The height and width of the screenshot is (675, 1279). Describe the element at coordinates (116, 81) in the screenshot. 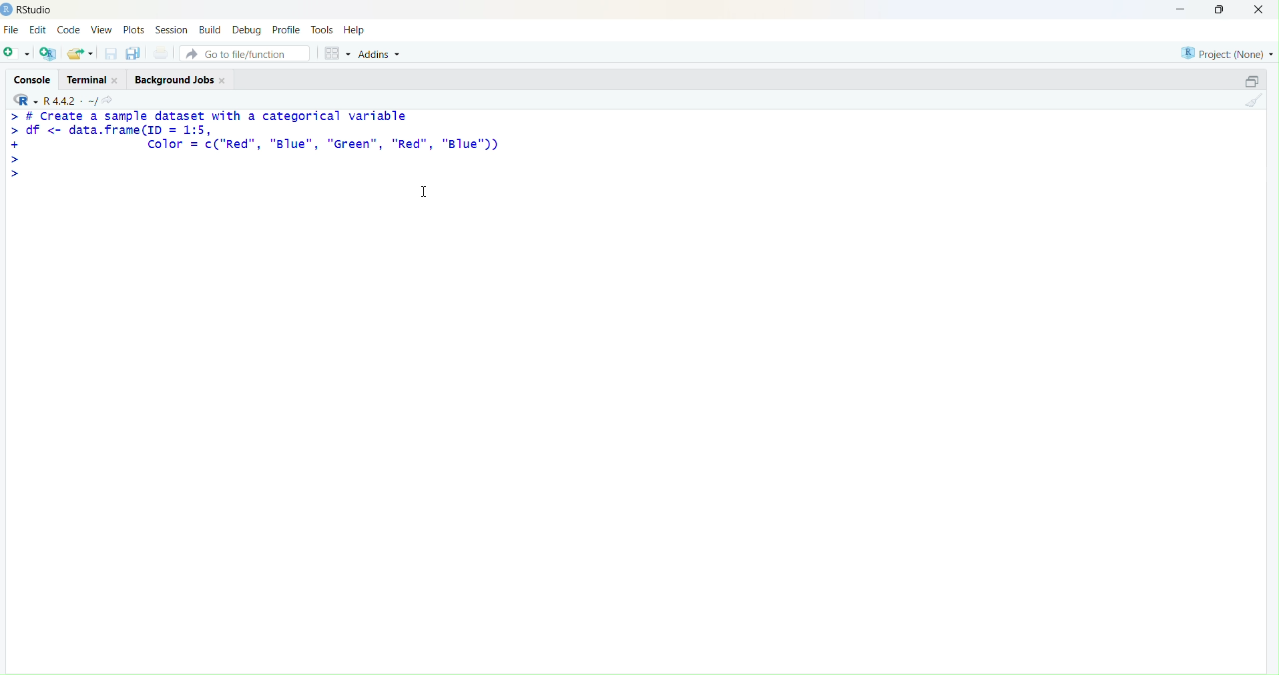

I see `close` at that location.